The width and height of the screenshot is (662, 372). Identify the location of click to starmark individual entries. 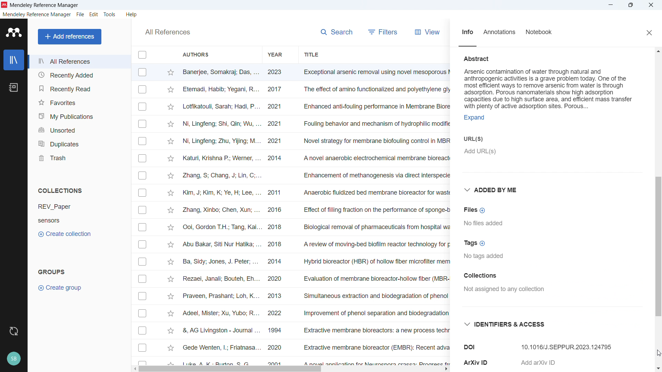
(170, 279).